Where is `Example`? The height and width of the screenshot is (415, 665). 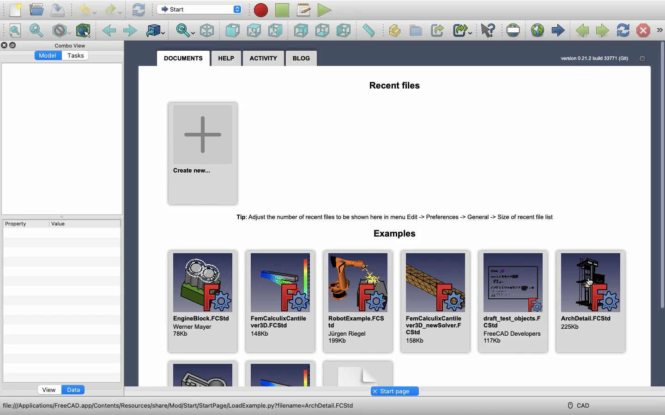
Example is located at coordinates (202, 374).